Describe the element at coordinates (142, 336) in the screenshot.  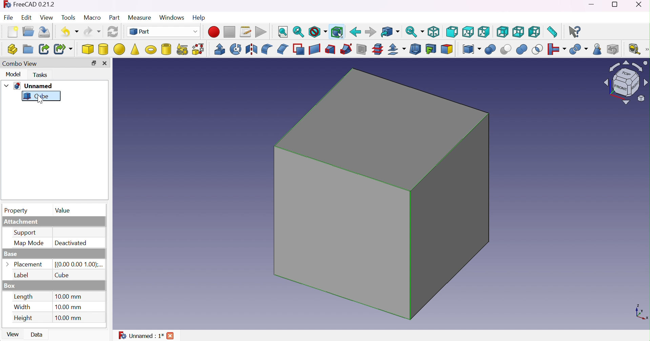
I see `Unnamed : 1*` at that location.